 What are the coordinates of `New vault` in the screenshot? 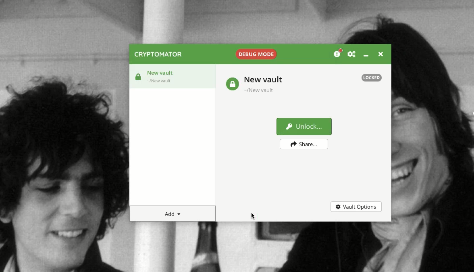 It's located at (174, 76).